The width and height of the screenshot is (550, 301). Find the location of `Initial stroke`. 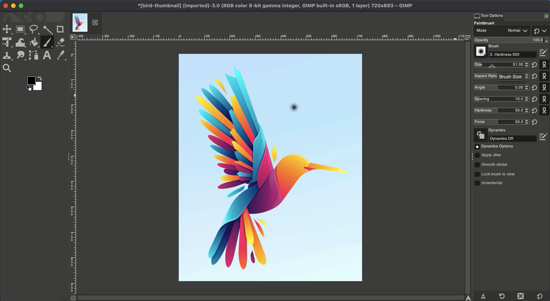

Initial stroke is located at coordinates (293, 110).